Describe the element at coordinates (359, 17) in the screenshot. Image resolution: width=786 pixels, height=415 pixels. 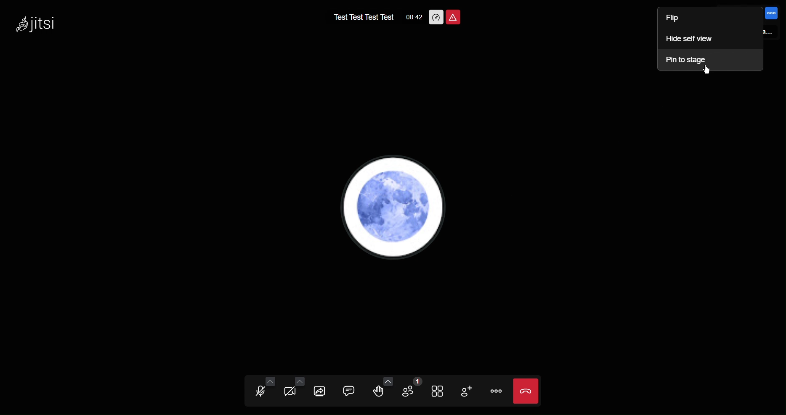
I see `Test Test Test Test` at that location.